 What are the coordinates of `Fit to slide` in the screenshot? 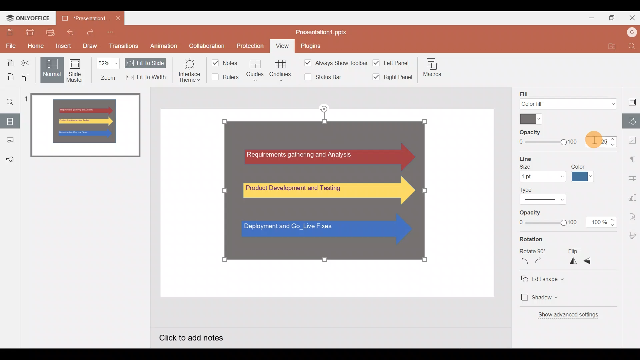 It's located at (145, 62).